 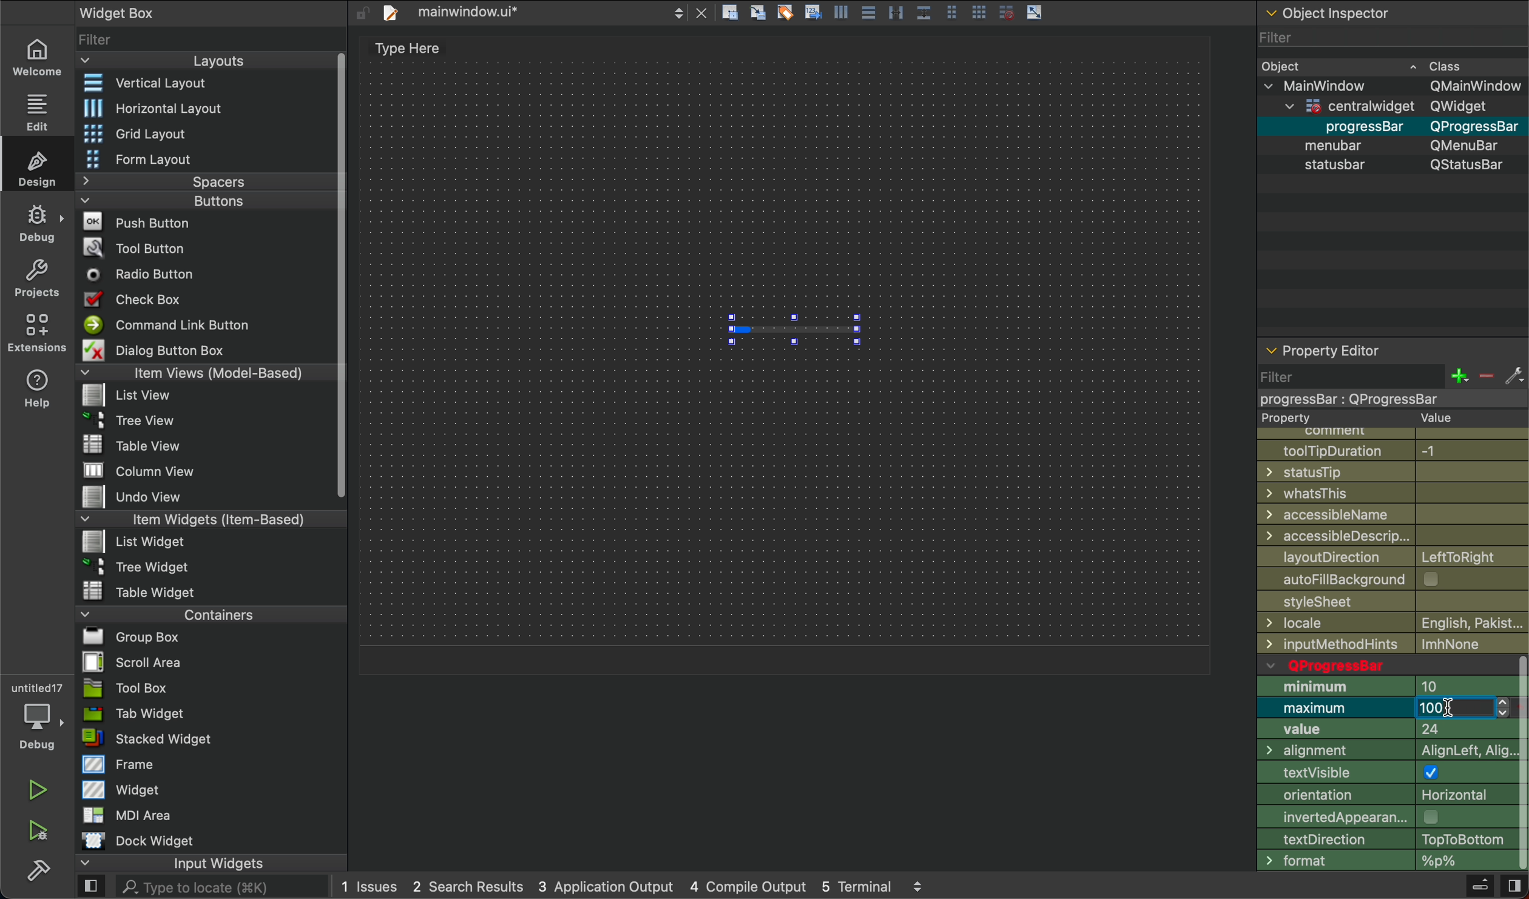 I want to click on tooltip duration, so click(x=1386, y=449).